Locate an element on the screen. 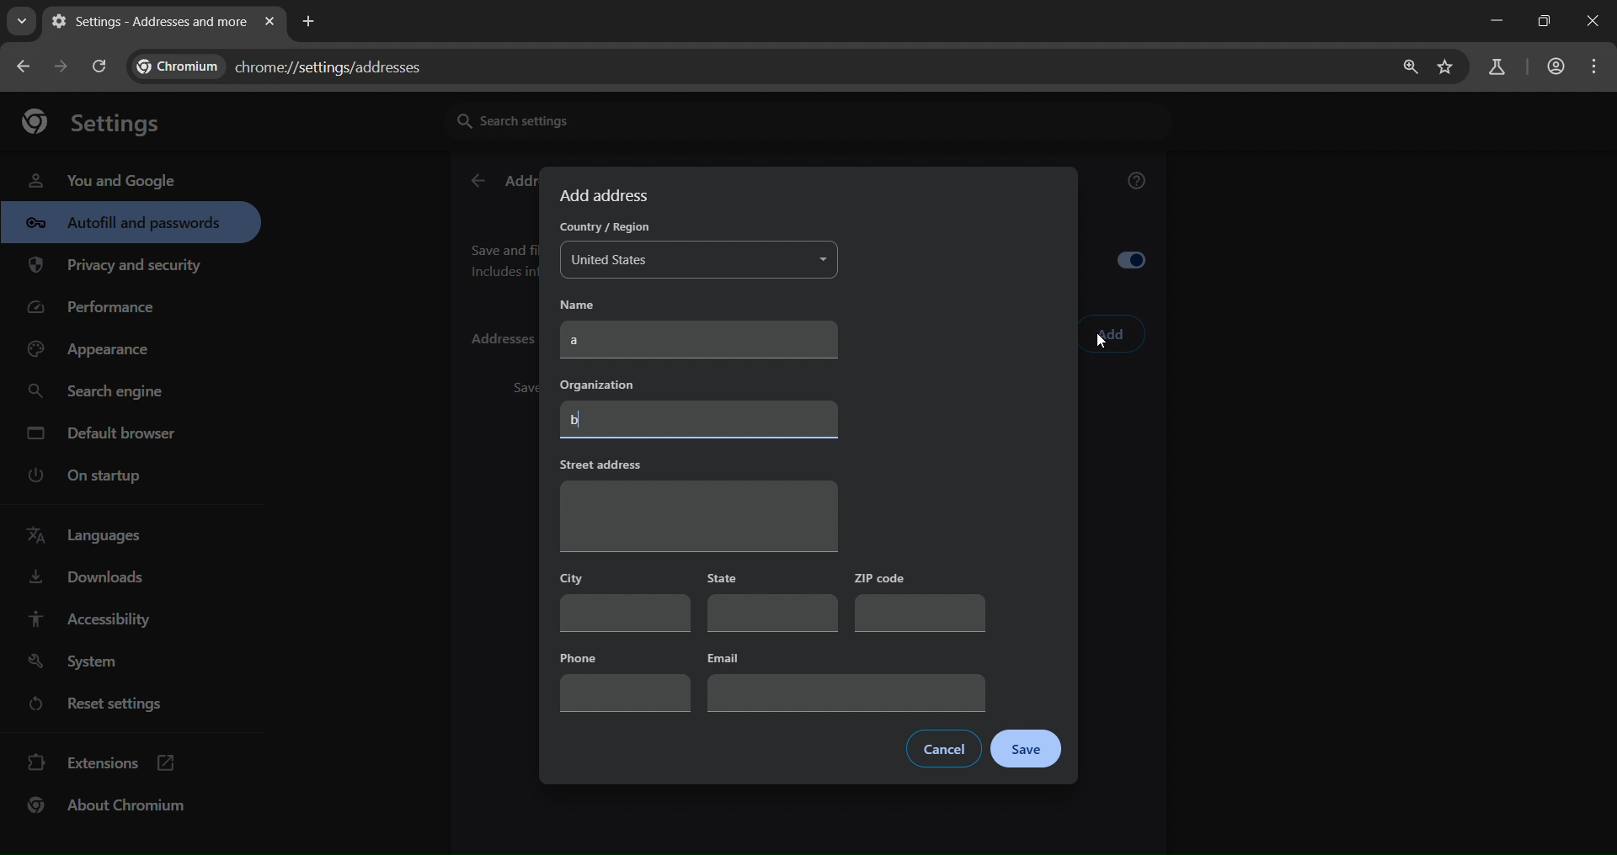 This screenshot has height=855, width=1617. autofill & passwords is located at coordinates (131, 222).